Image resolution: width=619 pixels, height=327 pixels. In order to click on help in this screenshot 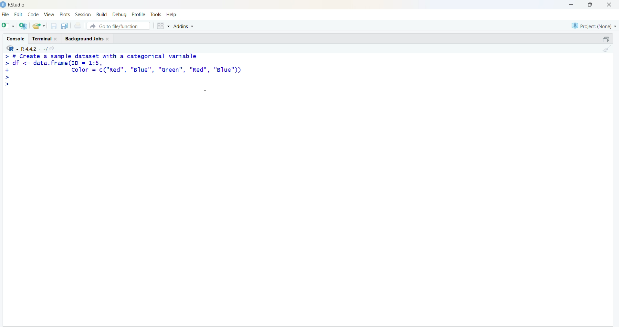, I will do `click(172, 15)`.